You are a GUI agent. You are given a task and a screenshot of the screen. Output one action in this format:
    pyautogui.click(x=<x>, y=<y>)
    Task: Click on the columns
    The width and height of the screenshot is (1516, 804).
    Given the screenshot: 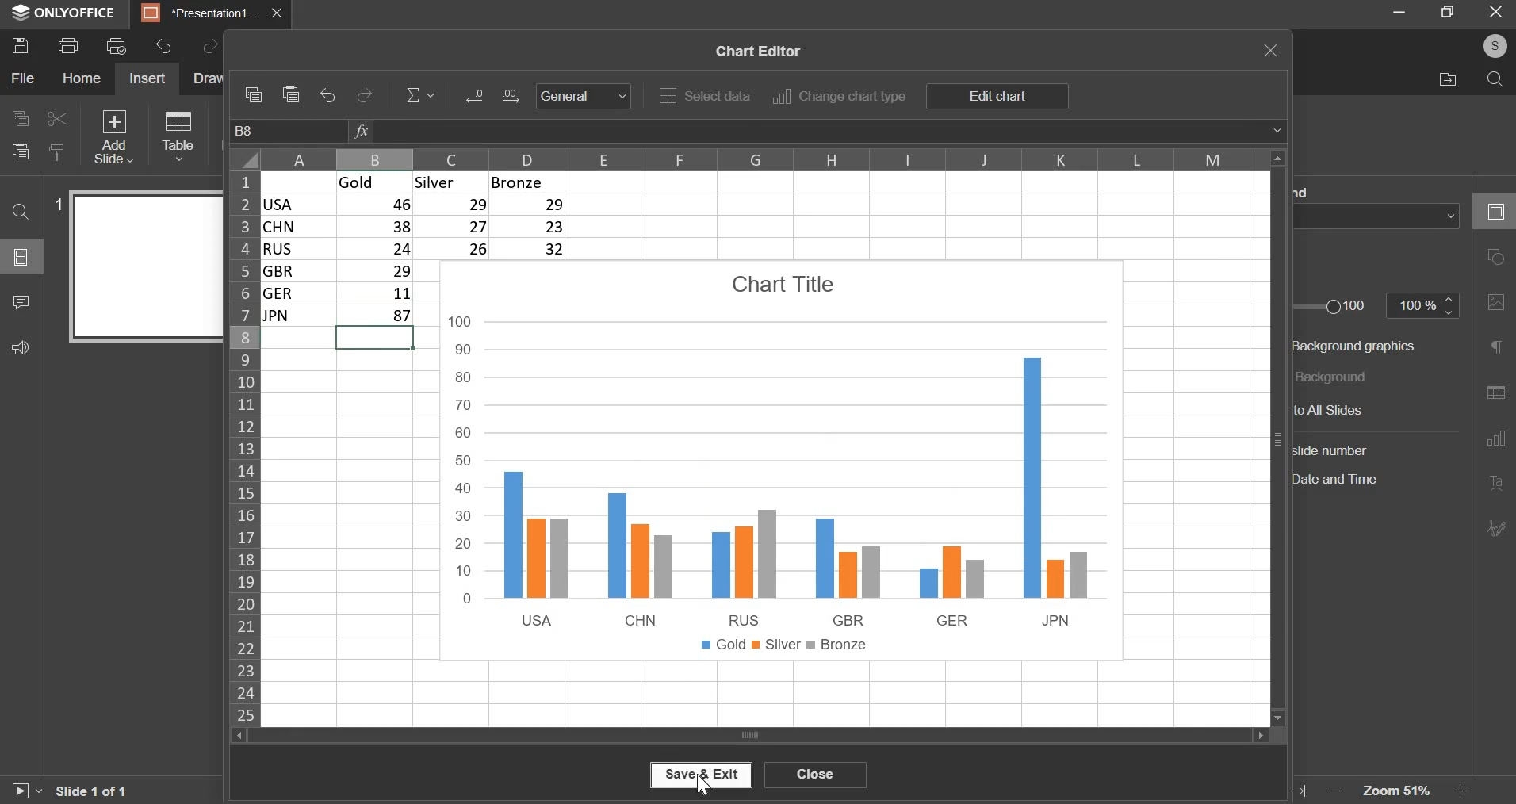 What is the action you would take?
    pyautogui.click(x=761, y=158)
    